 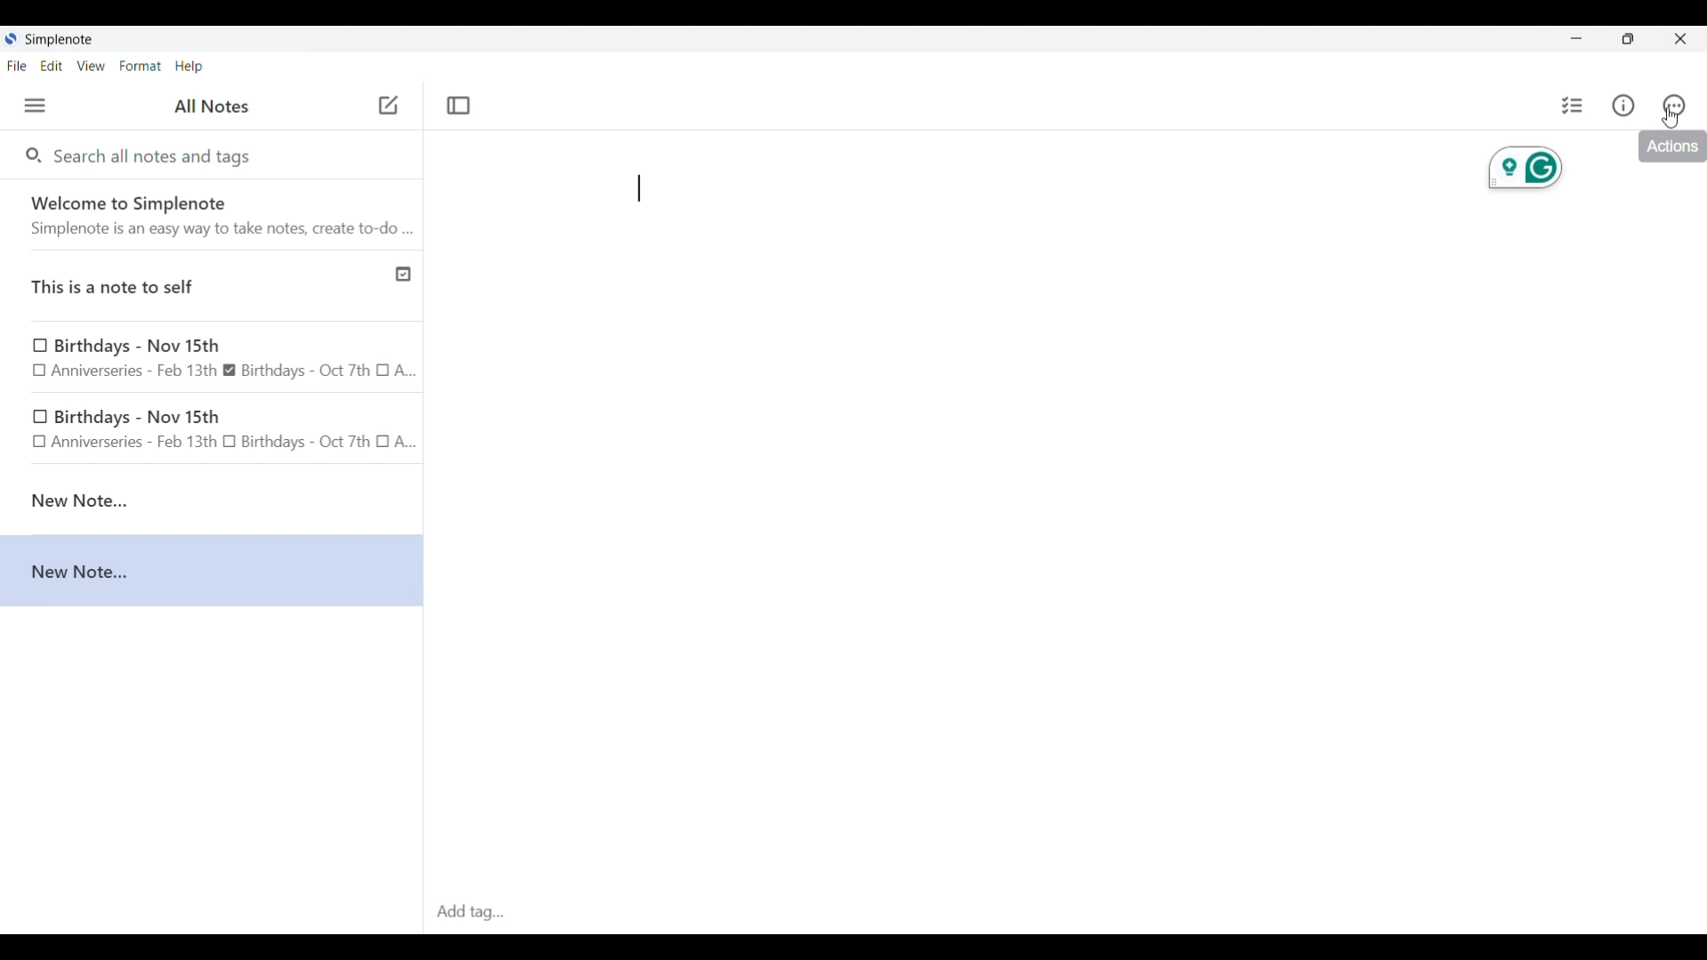 I want to click on Click to add new note, so click(x=389, y=105).